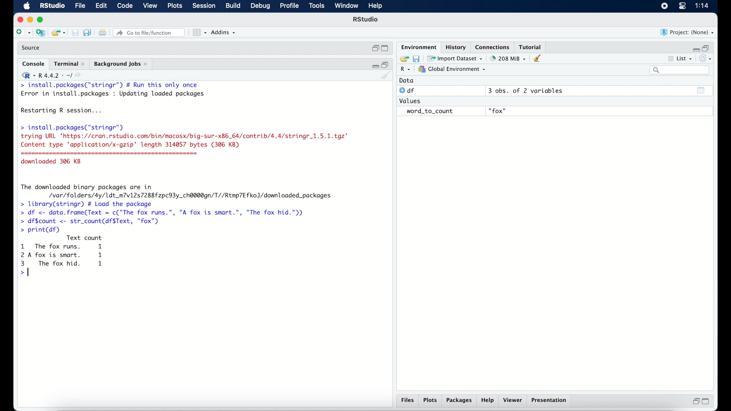 The image size is (731, 411). What do you see at coordinates (498, 111) in the screenshot?
I see `fox` at bounding box center [498, 111].